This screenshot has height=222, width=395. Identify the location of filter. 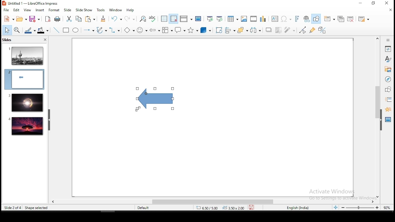
(290, 30).